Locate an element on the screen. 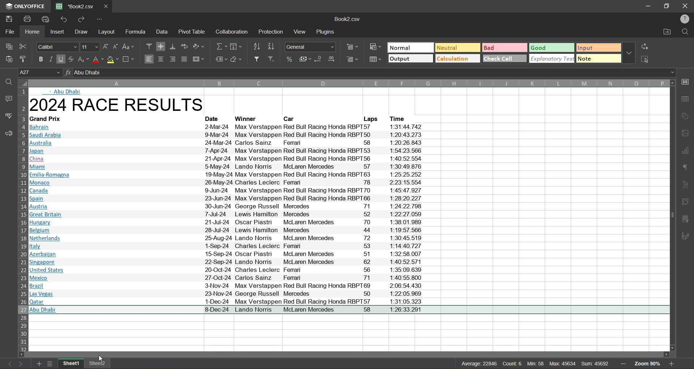  text info is located at coordinates (226, 286).